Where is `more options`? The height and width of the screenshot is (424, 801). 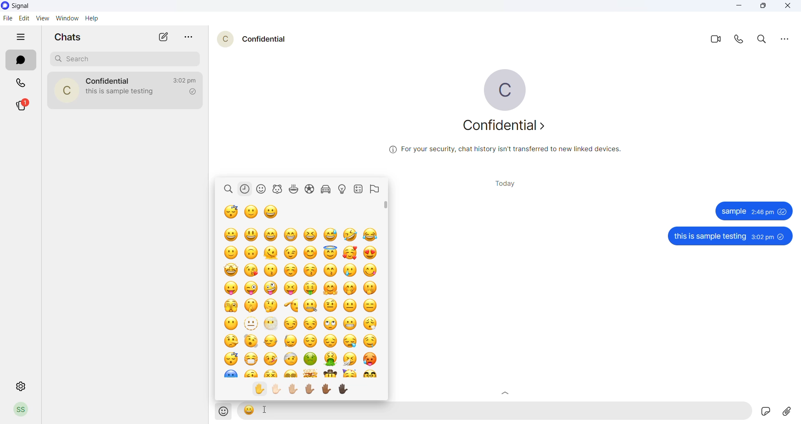
more options is located at coordinates (190, 37).